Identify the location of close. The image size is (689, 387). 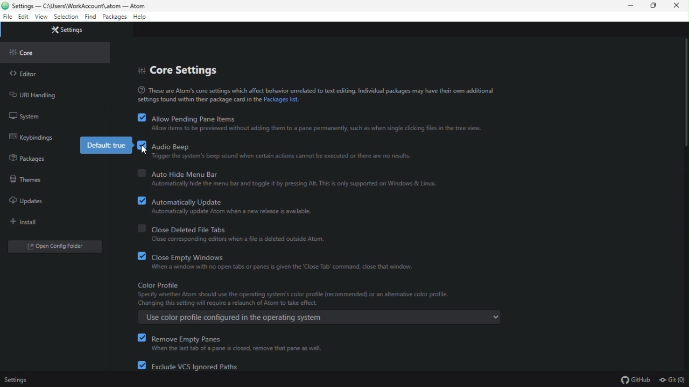
(679, 7).